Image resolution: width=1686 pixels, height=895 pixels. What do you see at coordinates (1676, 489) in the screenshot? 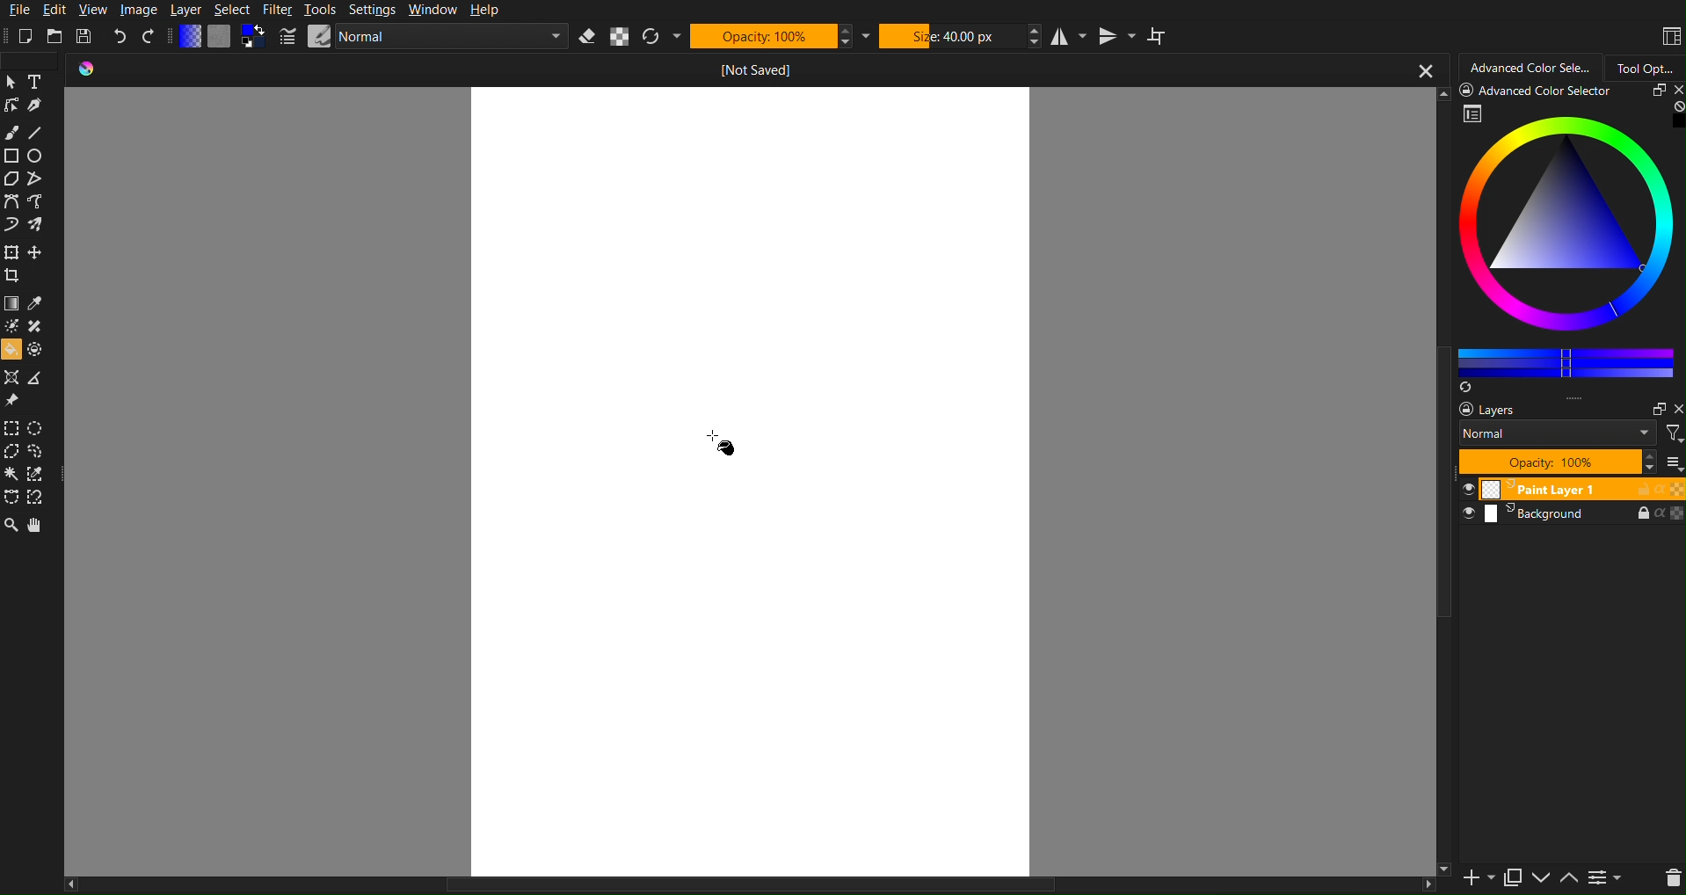
I see `opacity` at bounding box center [1676, 489].